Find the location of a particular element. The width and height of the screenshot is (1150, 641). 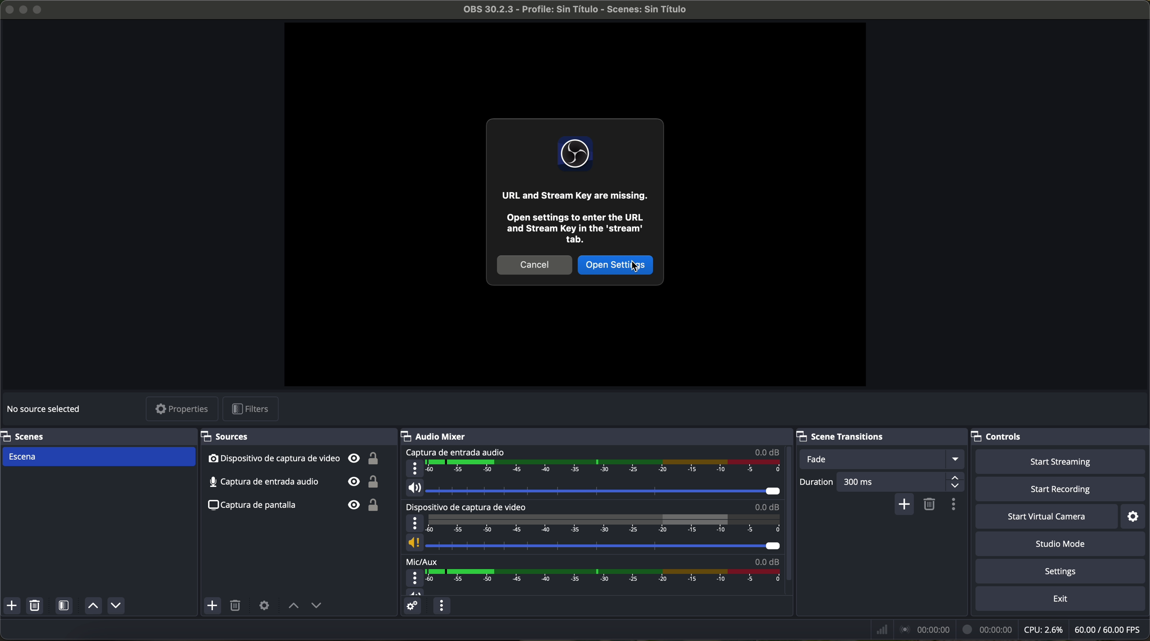

open source properties is located at coordinates (264, 605).